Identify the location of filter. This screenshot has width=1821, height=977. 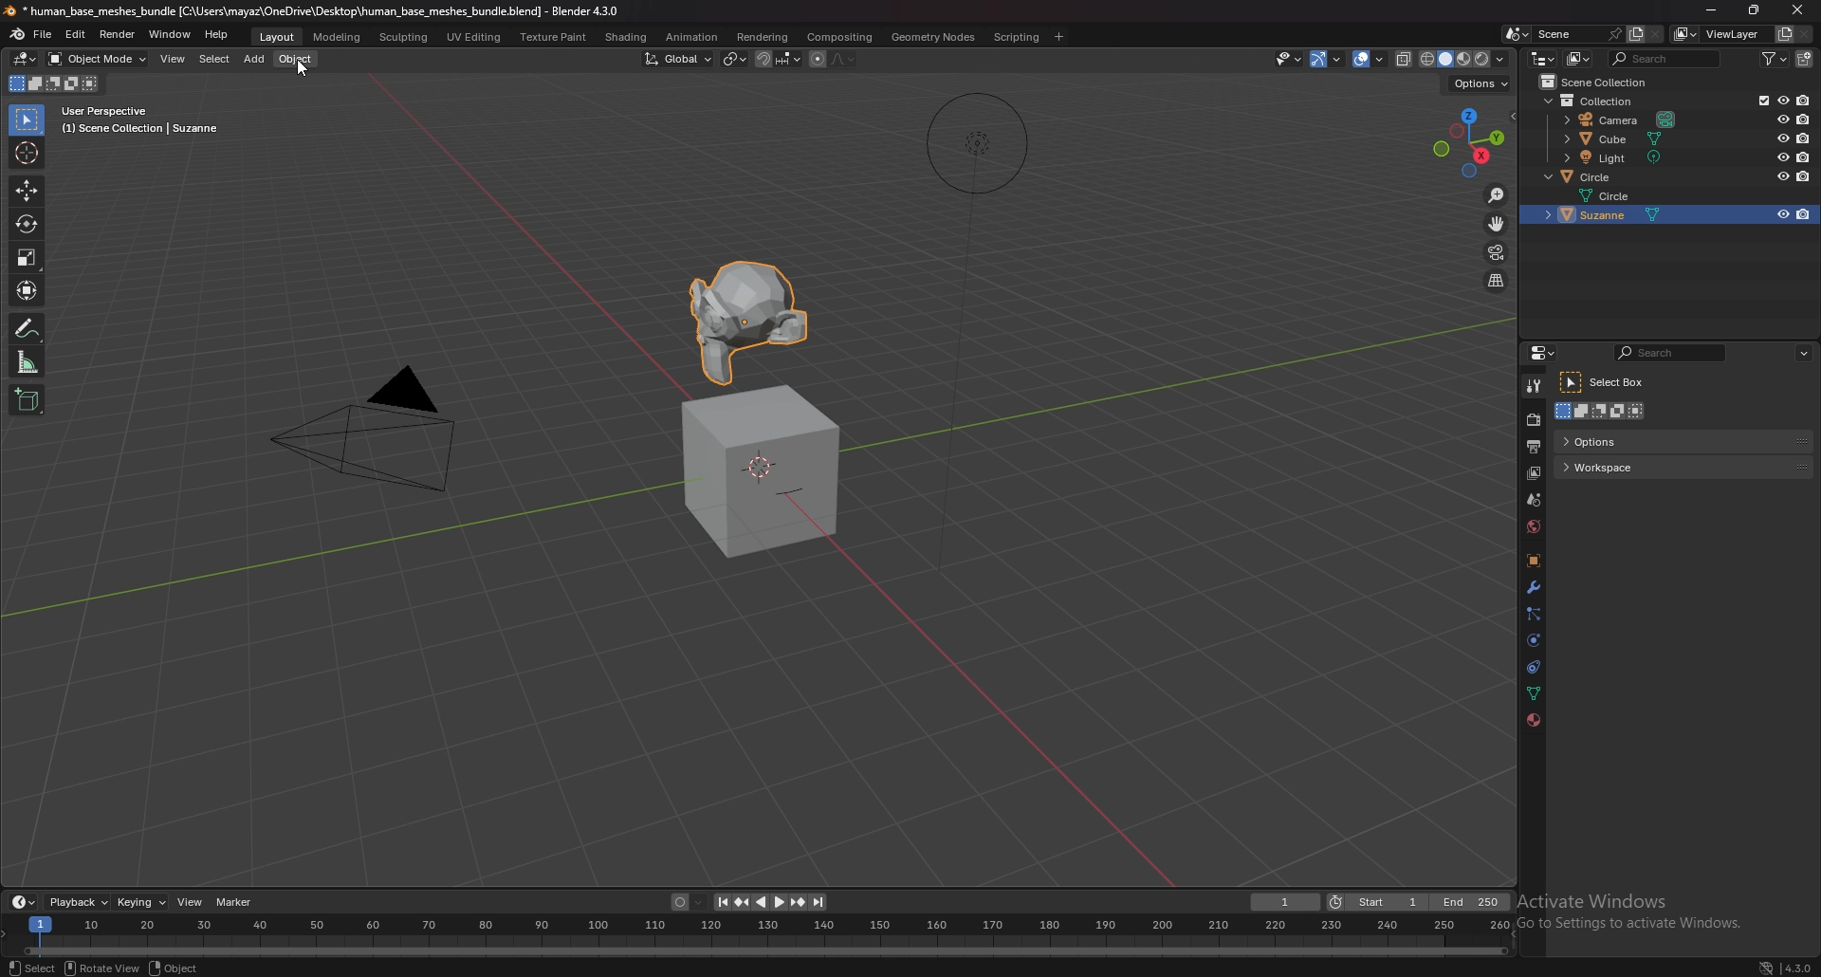
(1774, 59).